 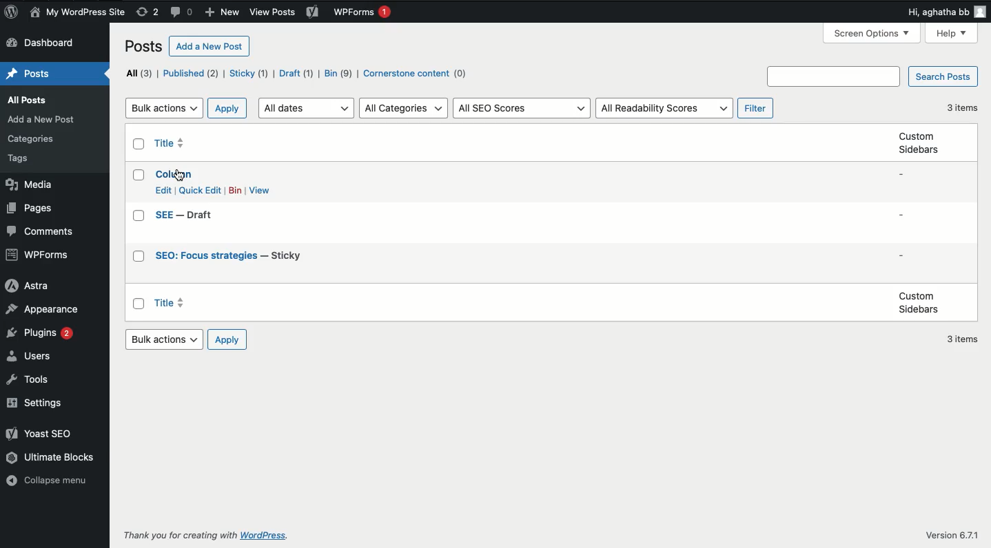 What do you see at coordinates (44, 310) in the screenshot?
I see `Appearance ` at bounding box center [44, 310].